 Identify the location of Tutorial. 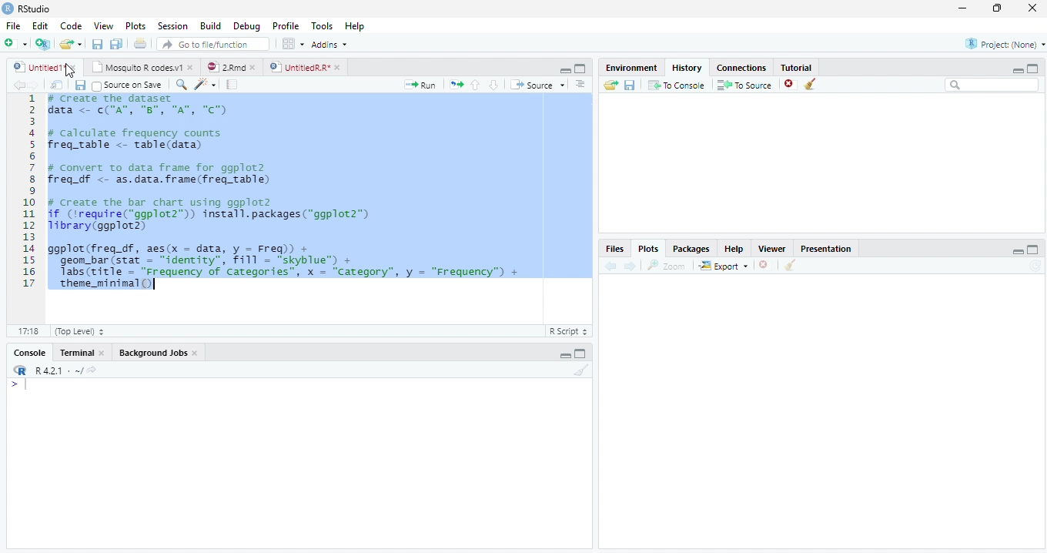
(797, 67).